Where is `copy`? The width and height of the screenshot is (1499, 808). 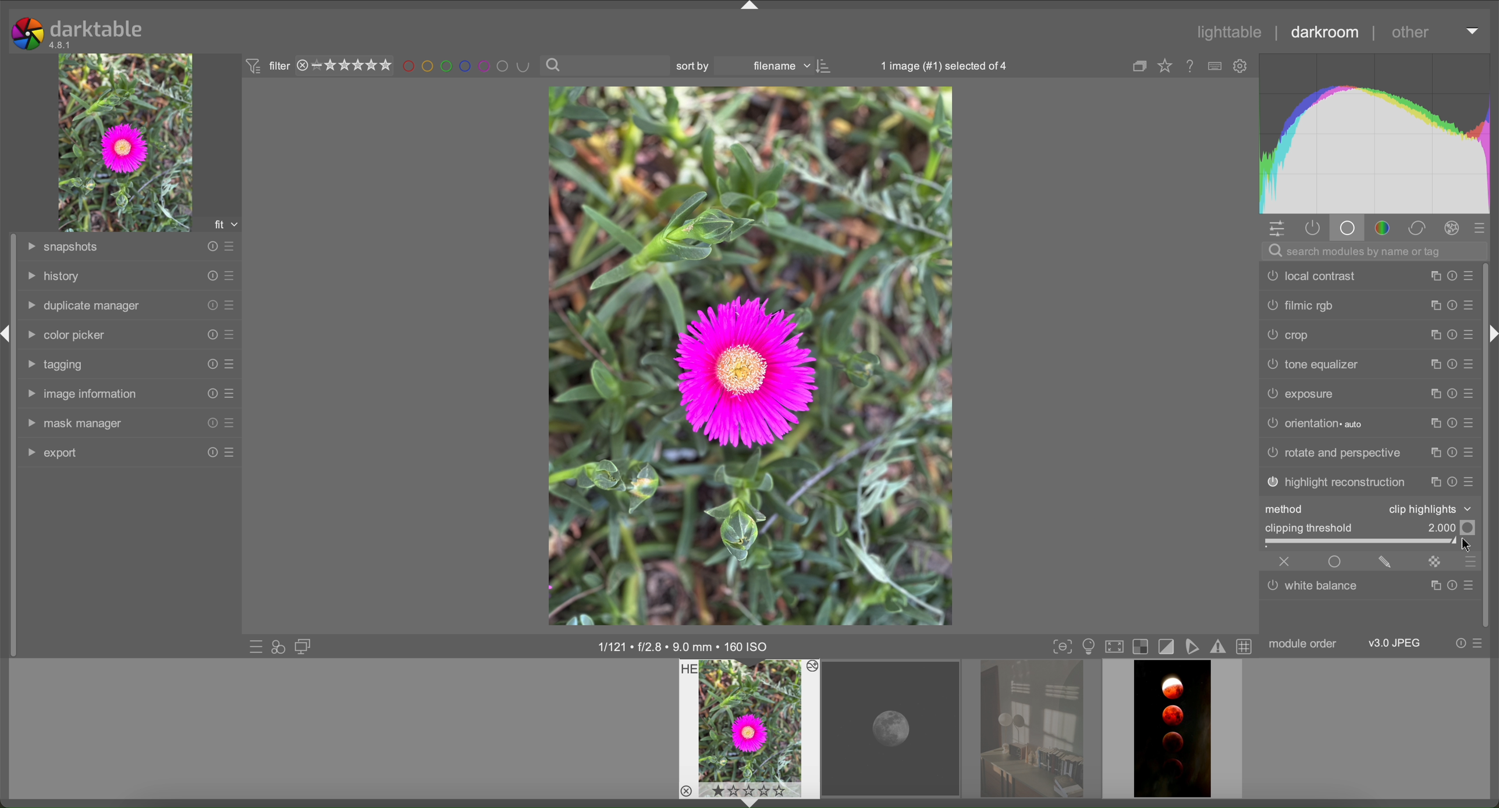 copy is located at coordinates (1431, 334).